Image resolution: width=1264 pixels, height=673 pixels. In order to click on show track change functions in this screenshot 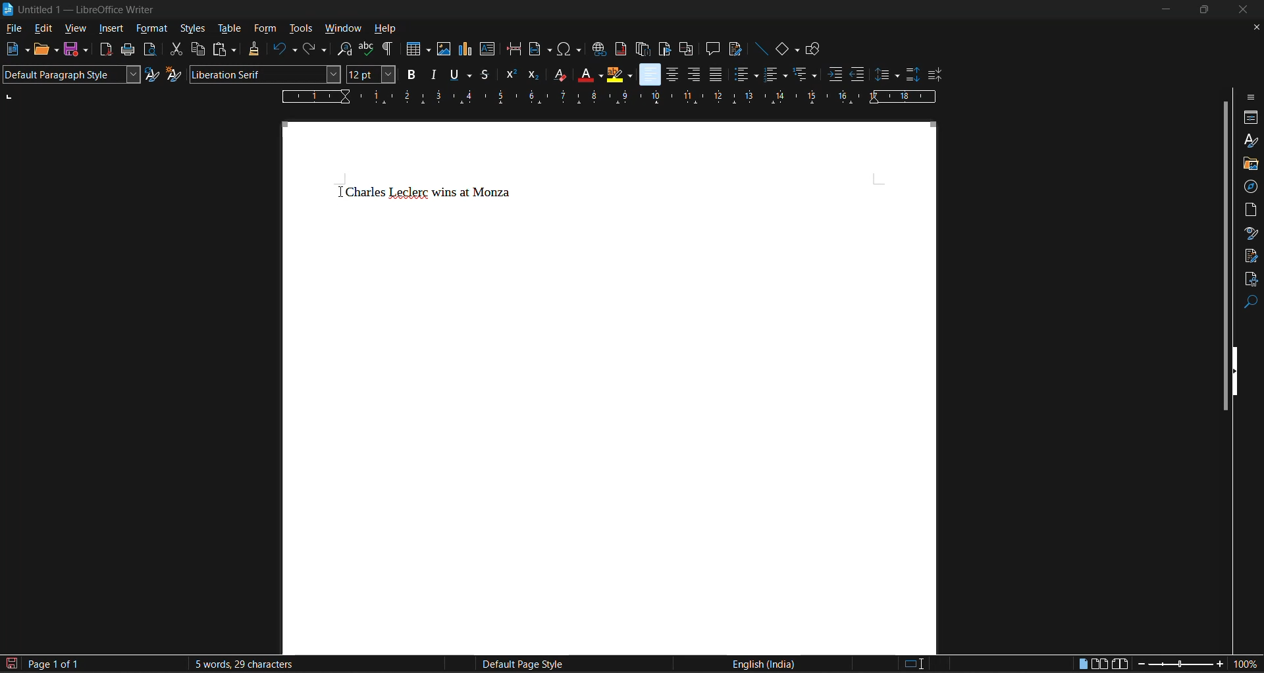, I will do `click(734, 49)`.